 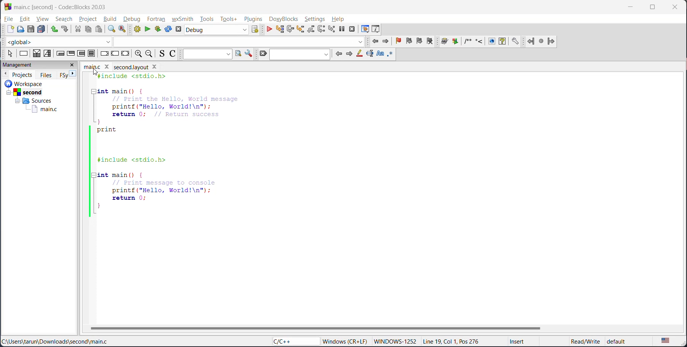 What do you see at coordinates (302, 30) in the screenshot?
I see `step into` at bounding box center [302, 30].